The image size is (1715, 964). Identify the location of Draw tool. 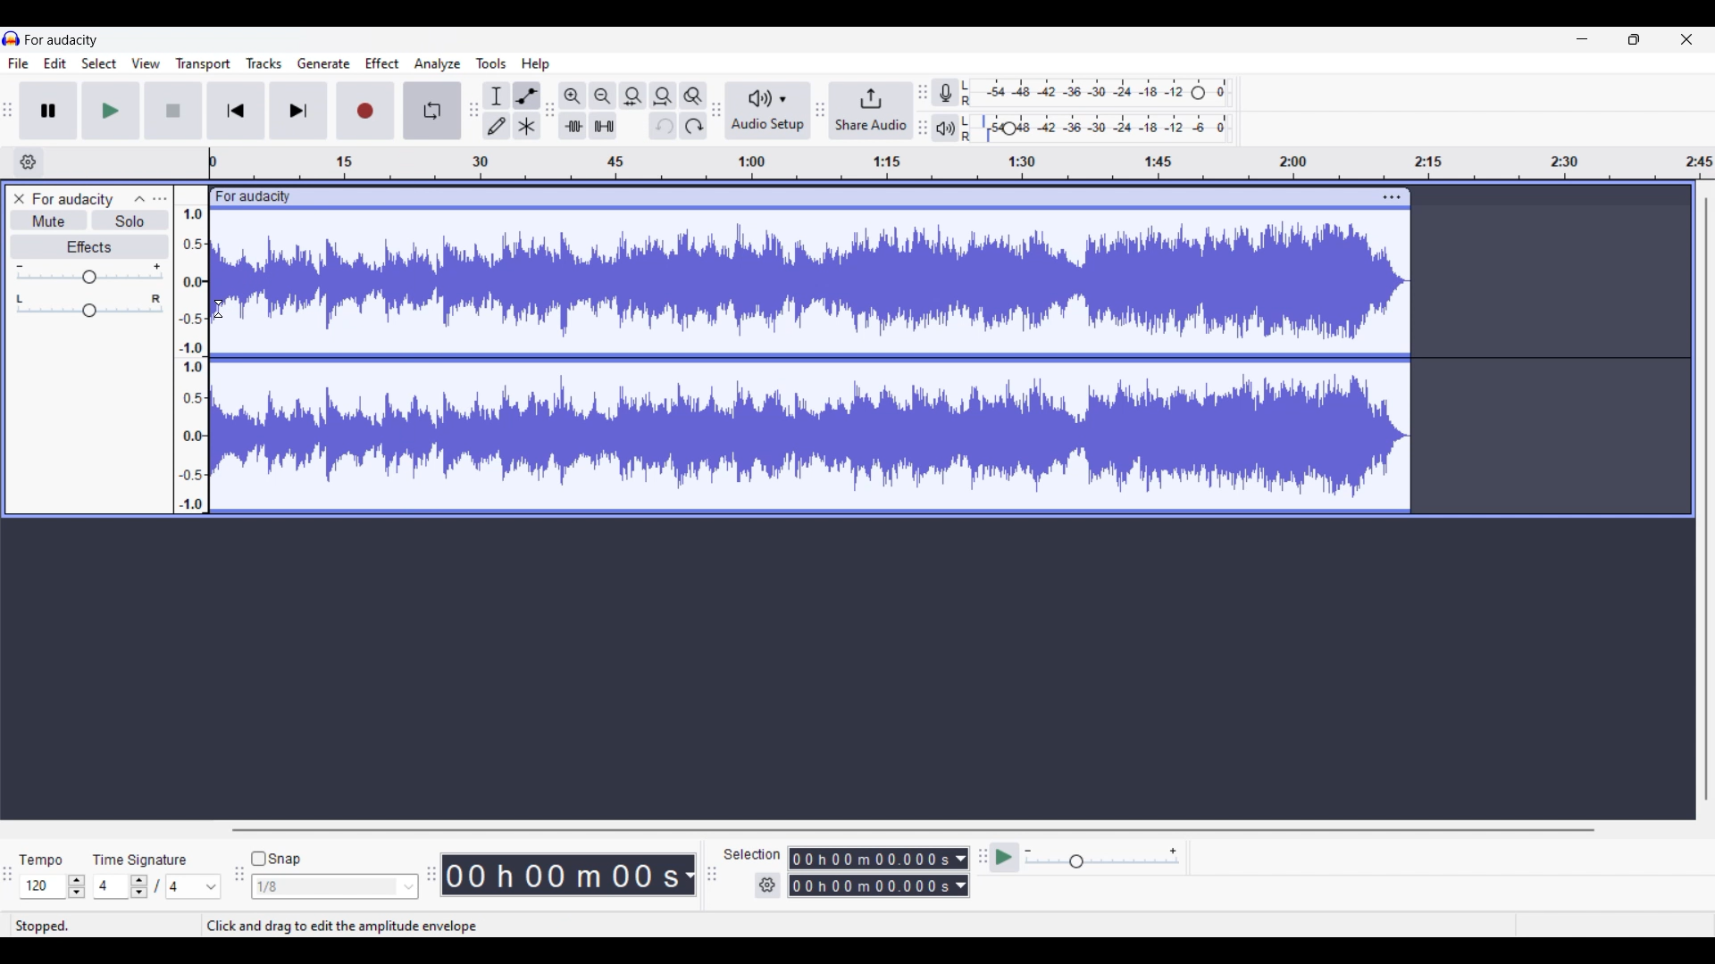
(492, 126).